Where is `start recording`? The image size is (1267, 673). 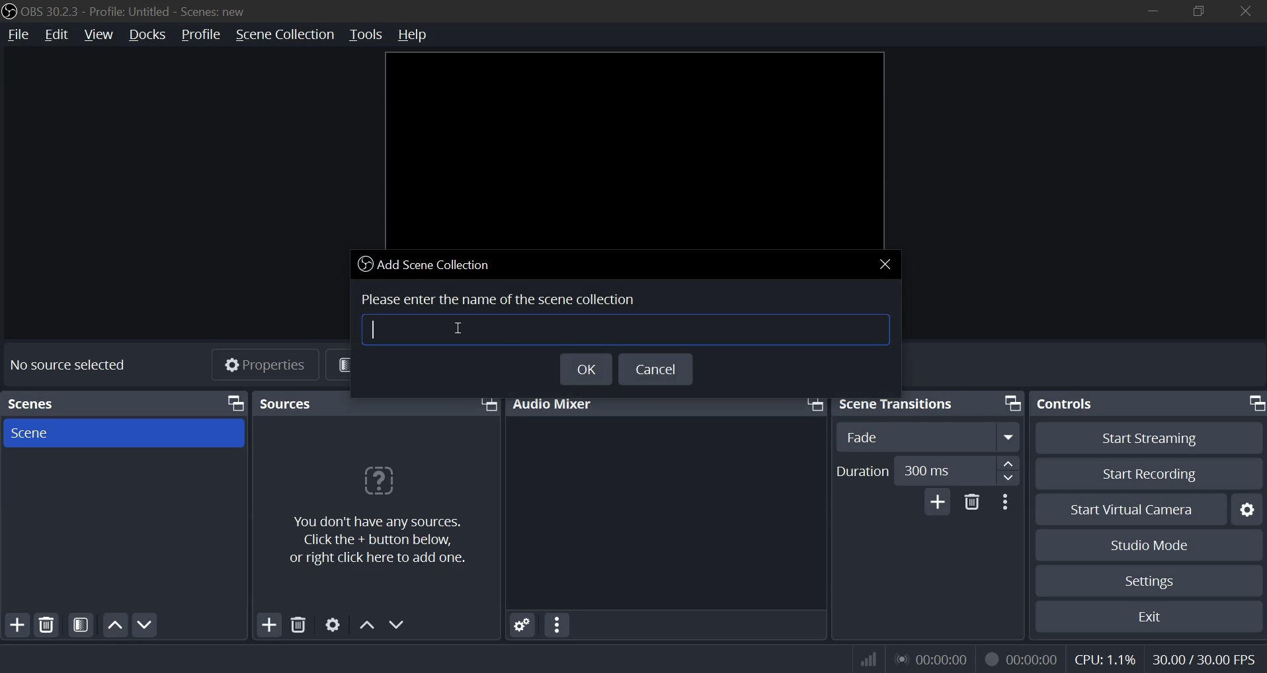
start recording is located at coordinates (1151, 473).